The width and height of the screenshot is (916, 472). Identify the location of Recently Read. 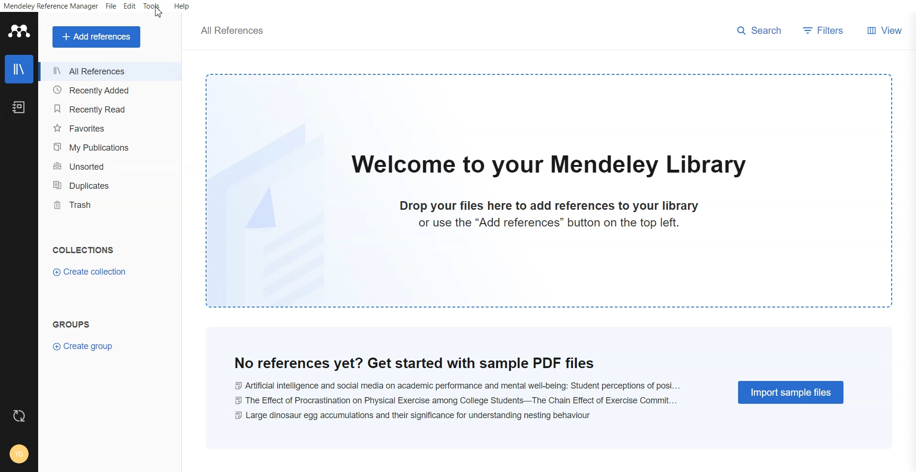
(109, 108).